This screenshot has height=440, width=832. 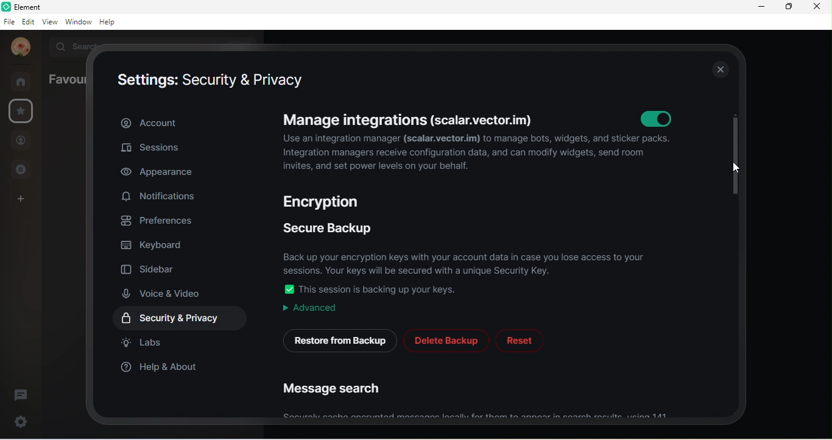 I want to click on threads, so click(x=21, y=394).